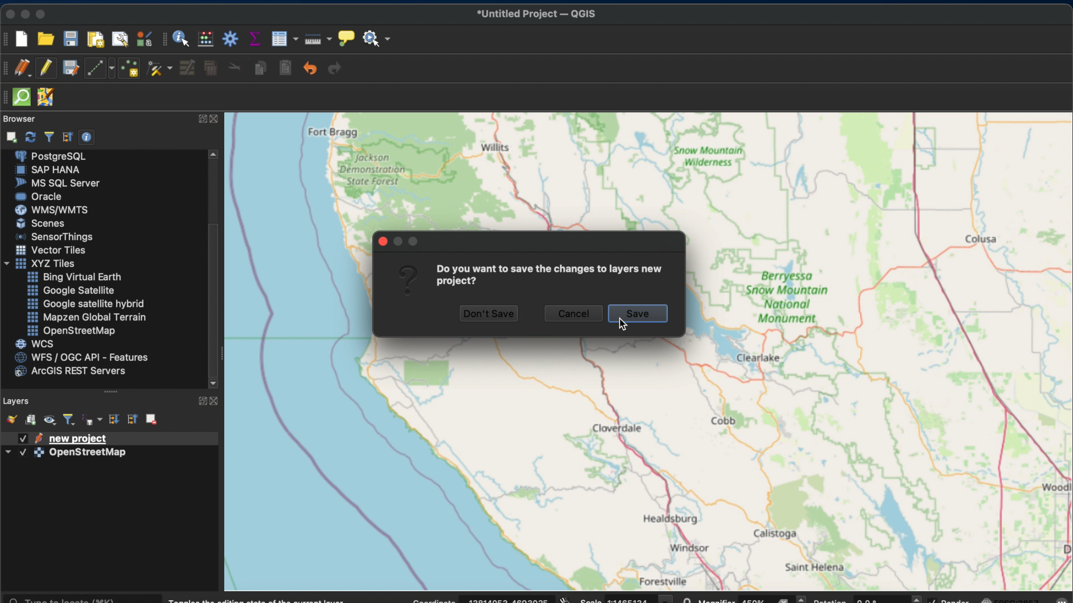 The width and height of the screenshot is (1073, 603). Describe the element at coordinates (56, 183) in the screenshot. I see `MS sql server` at that location.